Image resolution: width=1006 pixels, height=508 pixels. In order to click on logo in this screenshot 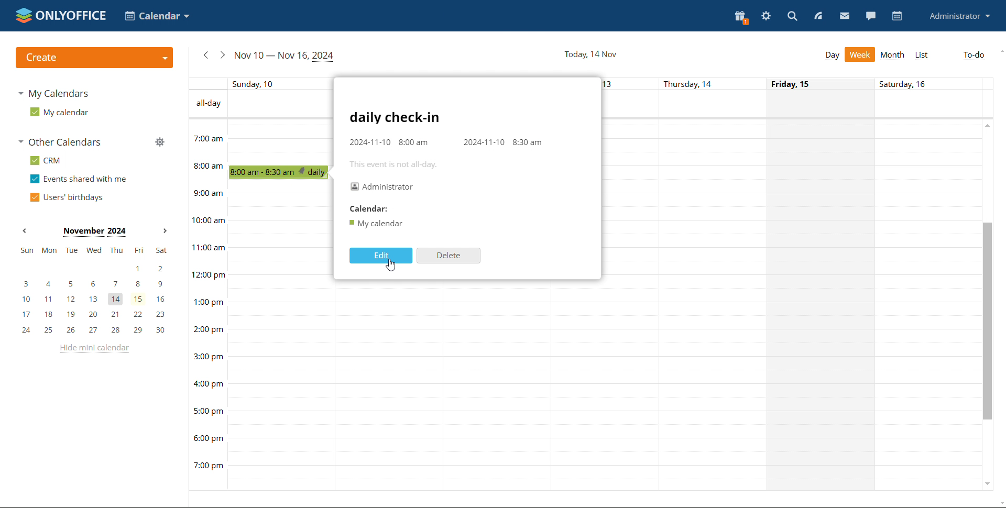, I will do `click(61, 15)`.